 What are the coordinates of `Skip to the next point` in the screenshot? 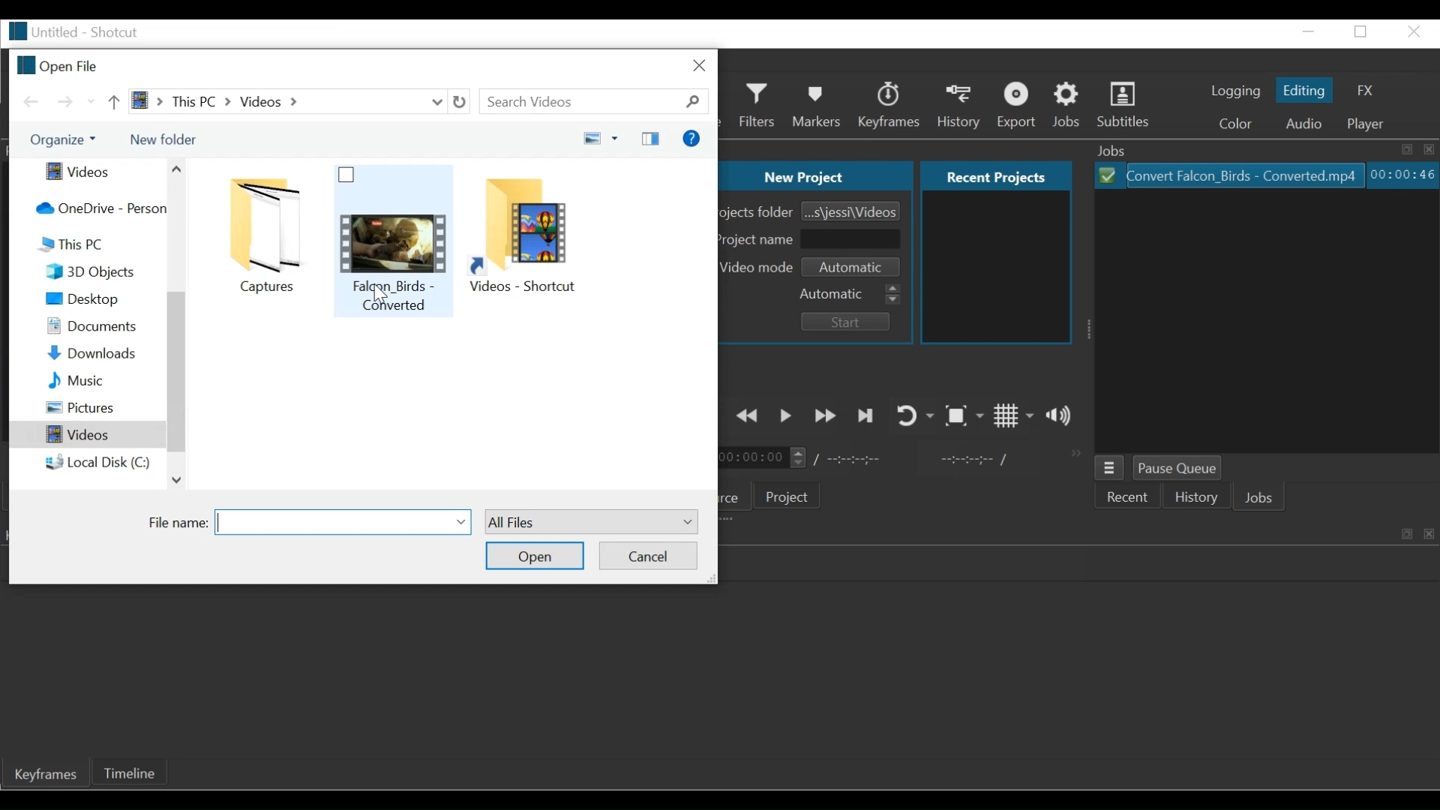 It's located at (866, 415).